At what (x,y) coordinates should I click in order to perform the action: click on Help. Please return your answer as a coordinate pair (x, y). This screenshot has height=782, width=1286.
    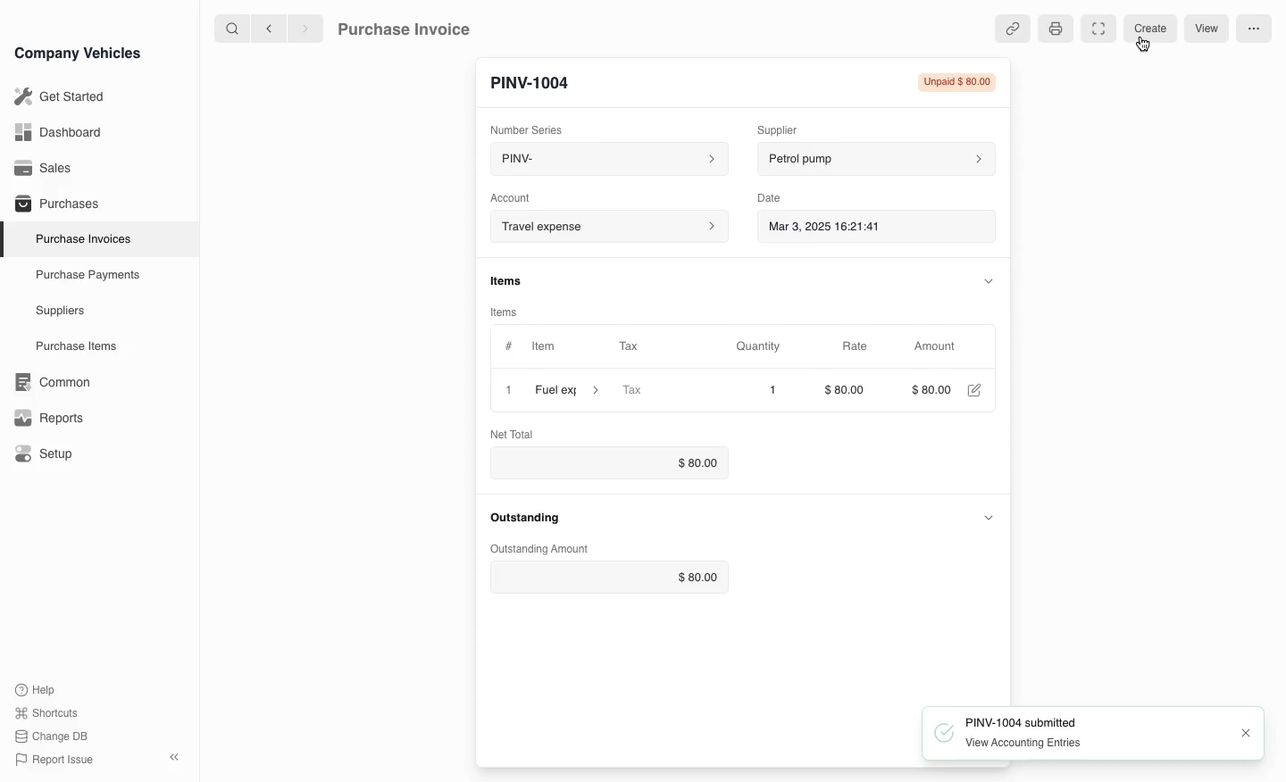
    Looking at the image, I should click on (39, 689).